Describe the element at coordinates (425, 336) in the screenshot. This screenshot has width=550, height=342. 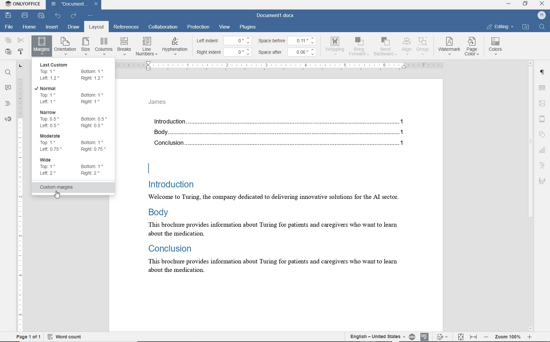
I see `spell check` at that location.